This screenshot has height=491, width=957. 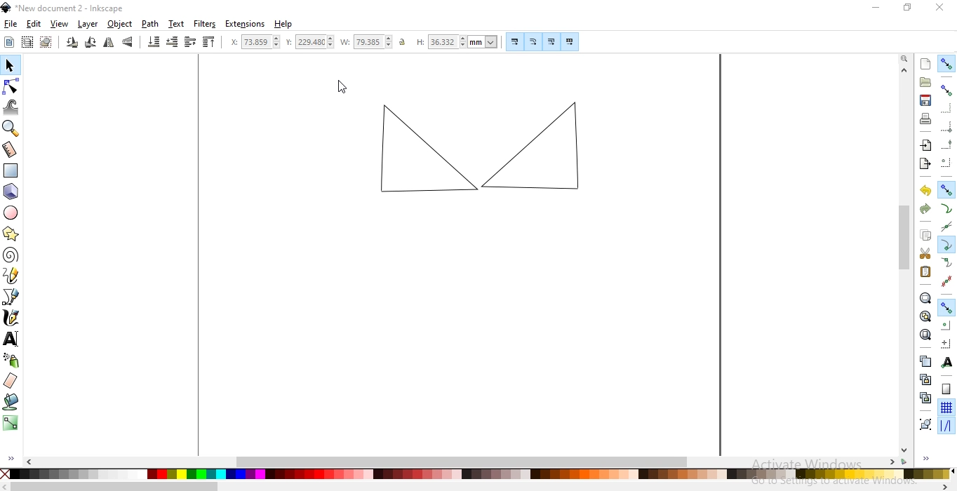 What do you see at coordinates (311, 41) in the screenshot?
I see `vertical coordinate of selection` at bounding box center [311, 41].